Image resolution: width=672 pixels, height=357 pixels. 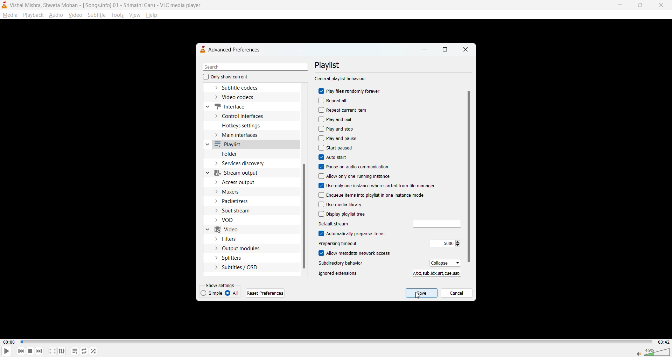 What do you see at coordinates (344, 264) in the screenshot?
I see `subdirectory behaviour` at bounding box center [344, 264].